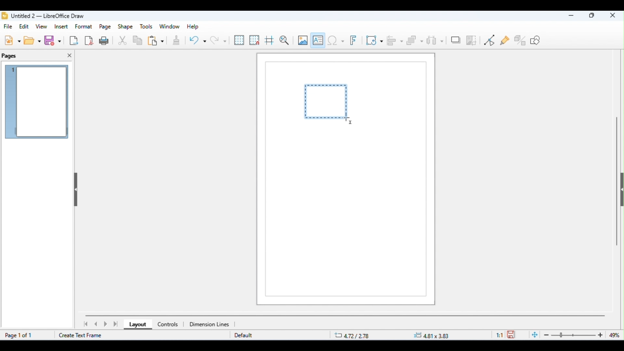 Image resolution: width=624 pixels, height=351 pixels. What do you see at coordinates (170, 27) in the screenshot?
I see `window` at bounding box center [170, 27].